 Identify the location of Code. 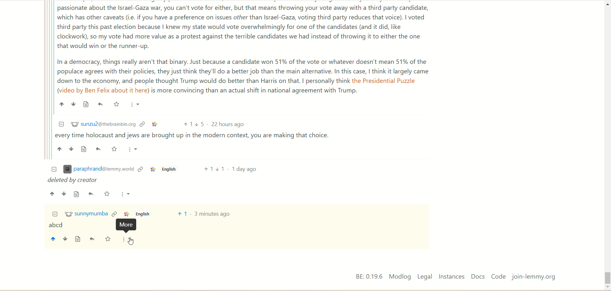
(498, 276).